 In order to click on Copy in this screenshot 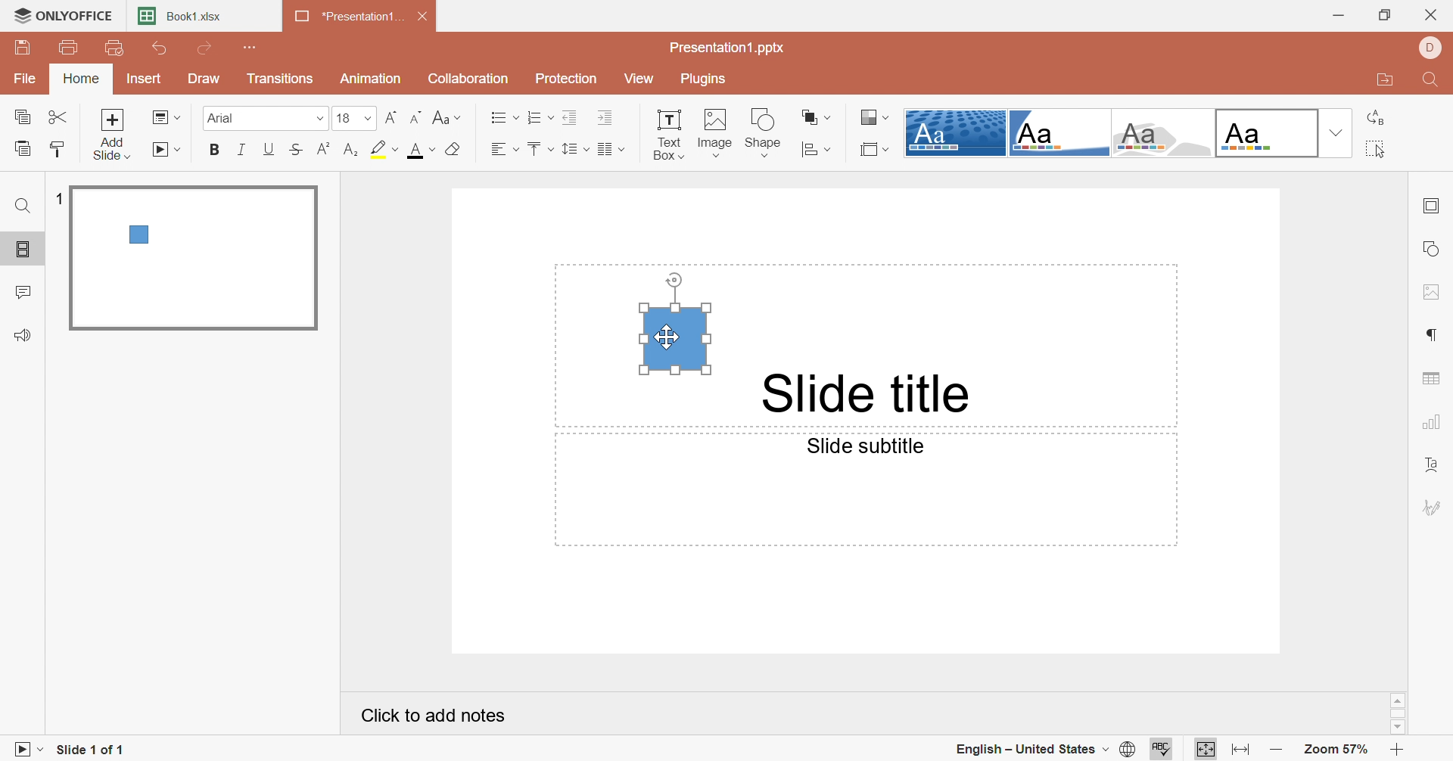, I will do `click(24, 116)`.